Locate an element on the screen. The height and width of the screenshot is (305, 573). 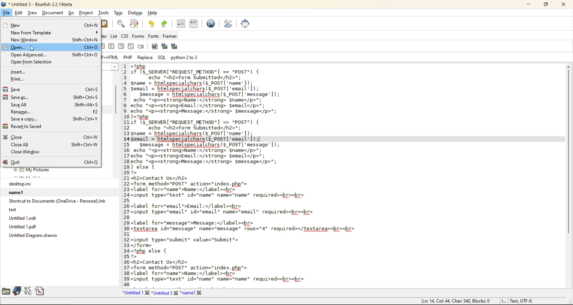
full screen is located at coordinates (246, 24).